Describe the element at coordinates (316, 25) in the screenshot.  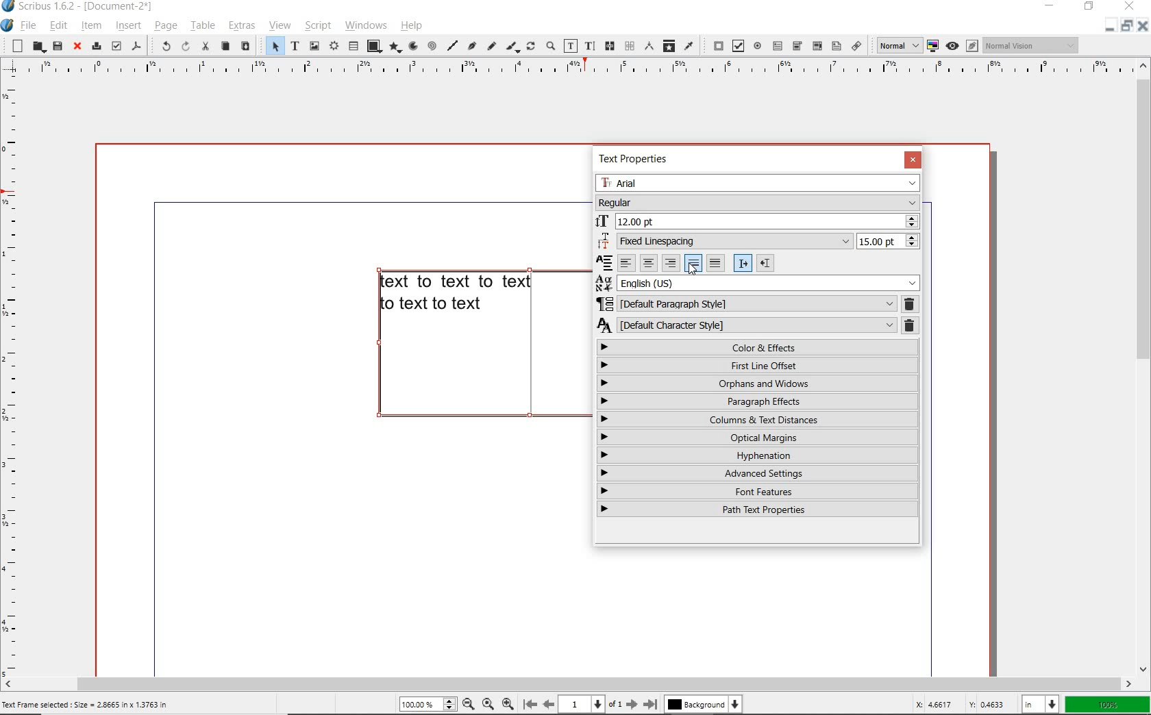
I see `script` at that location.